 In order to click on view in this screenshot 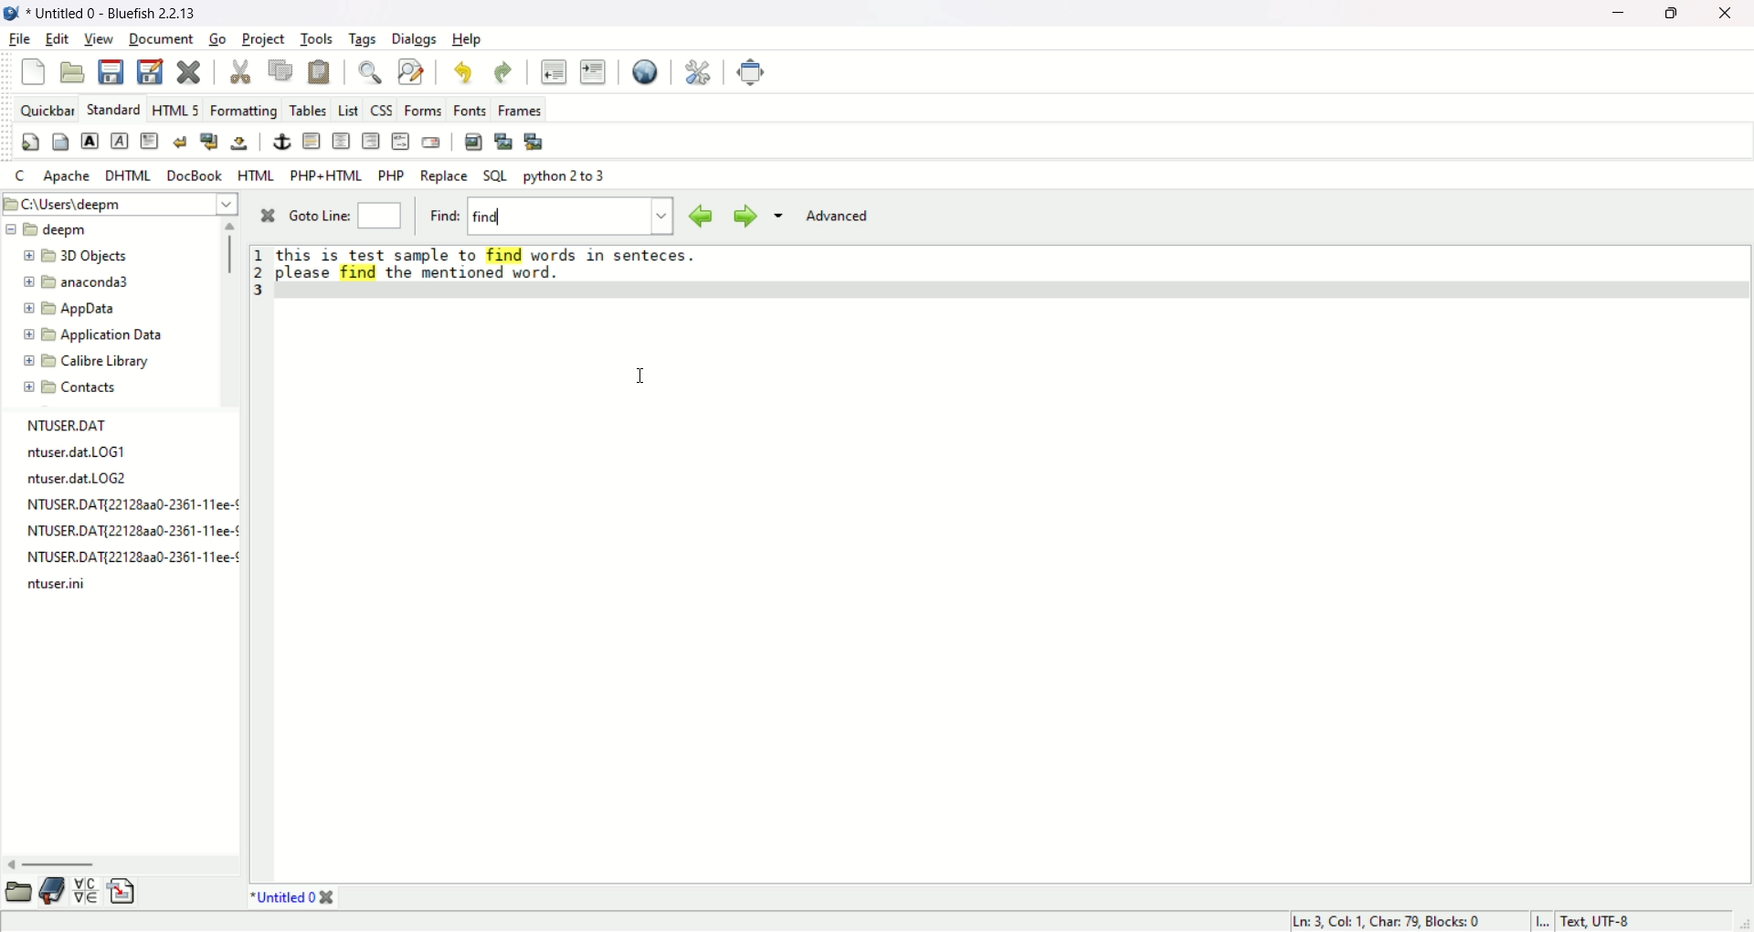, I will do `click(100, 39)`.